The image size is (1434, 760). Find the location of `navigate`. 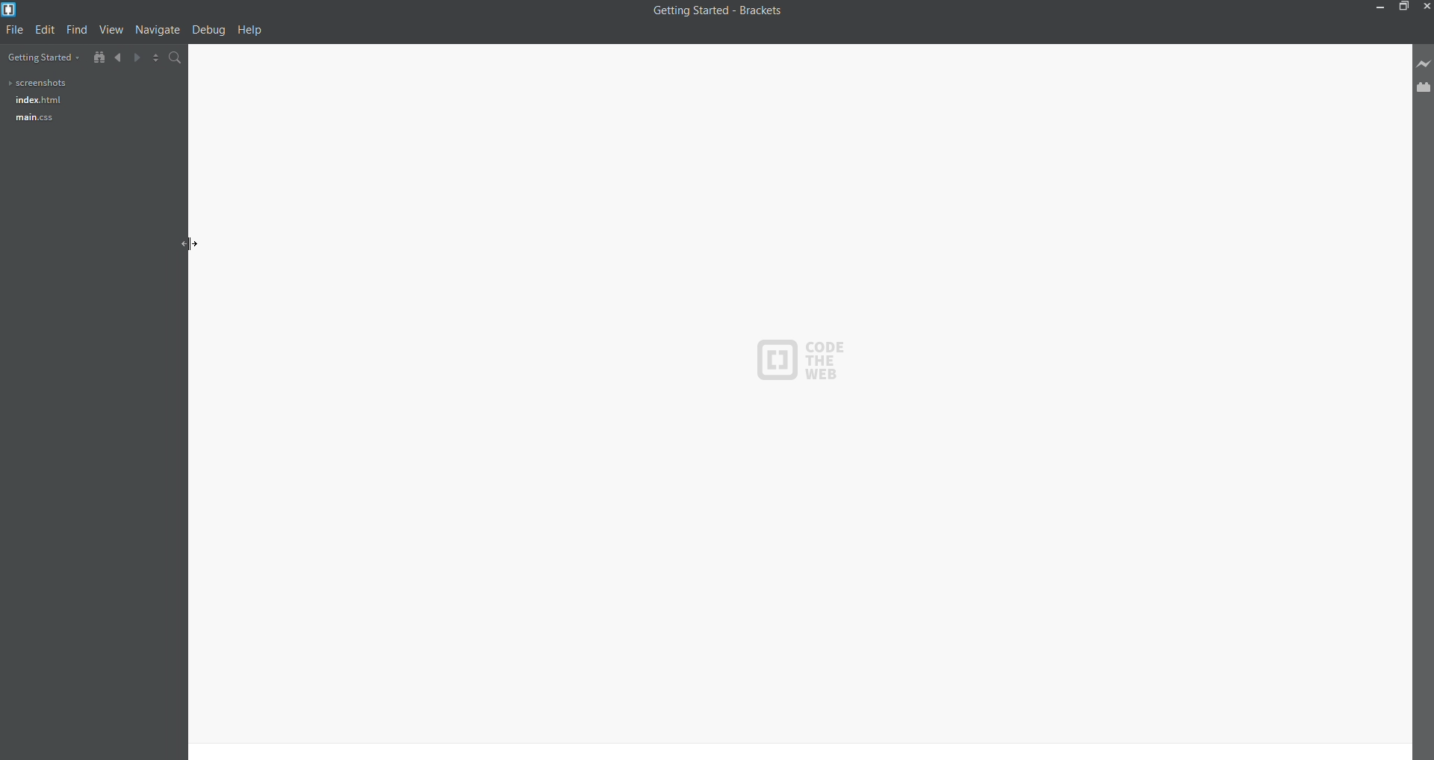

navigate is located at coordinates (155, 31).